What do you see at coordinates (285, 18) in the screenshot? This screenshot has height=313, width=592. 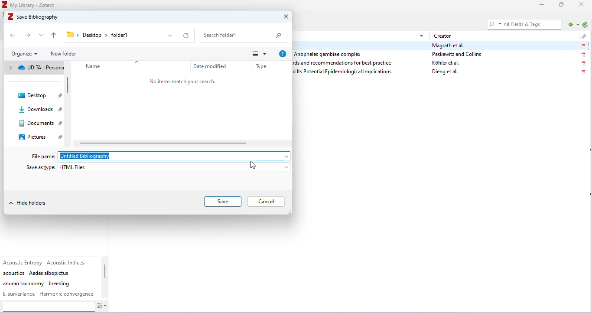 I see `close` at bounding box center [285, 18].